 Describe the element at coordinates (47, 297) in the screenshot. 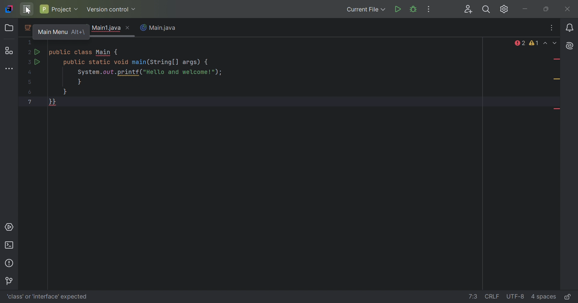

I see `'class' or 'interface' expected` at that location.